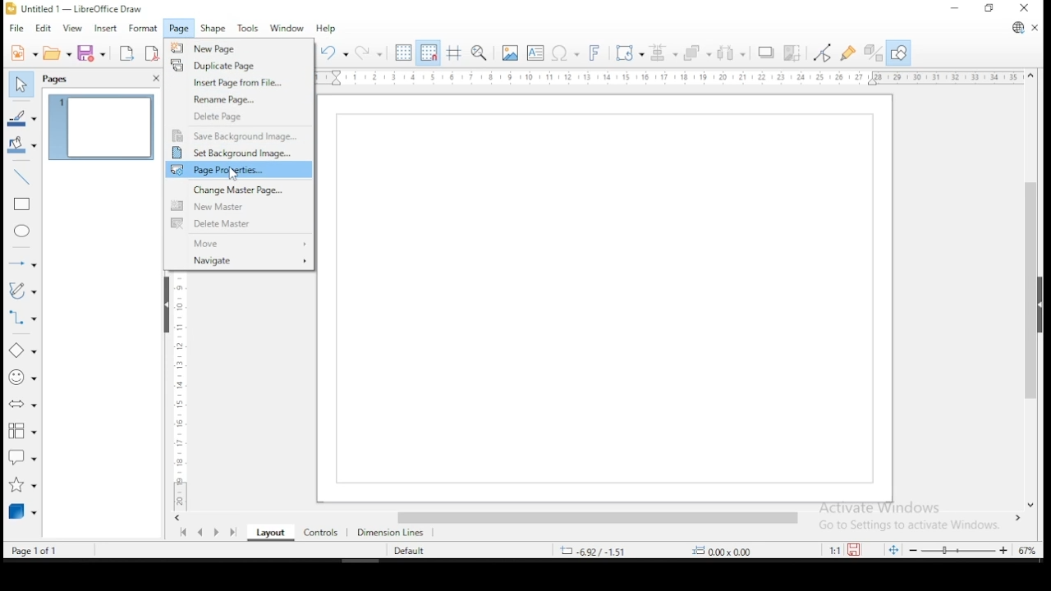  What do you see at coordinates (238, 261) in the screenshot?
I see `navigate` at bounding box center [238, 261].